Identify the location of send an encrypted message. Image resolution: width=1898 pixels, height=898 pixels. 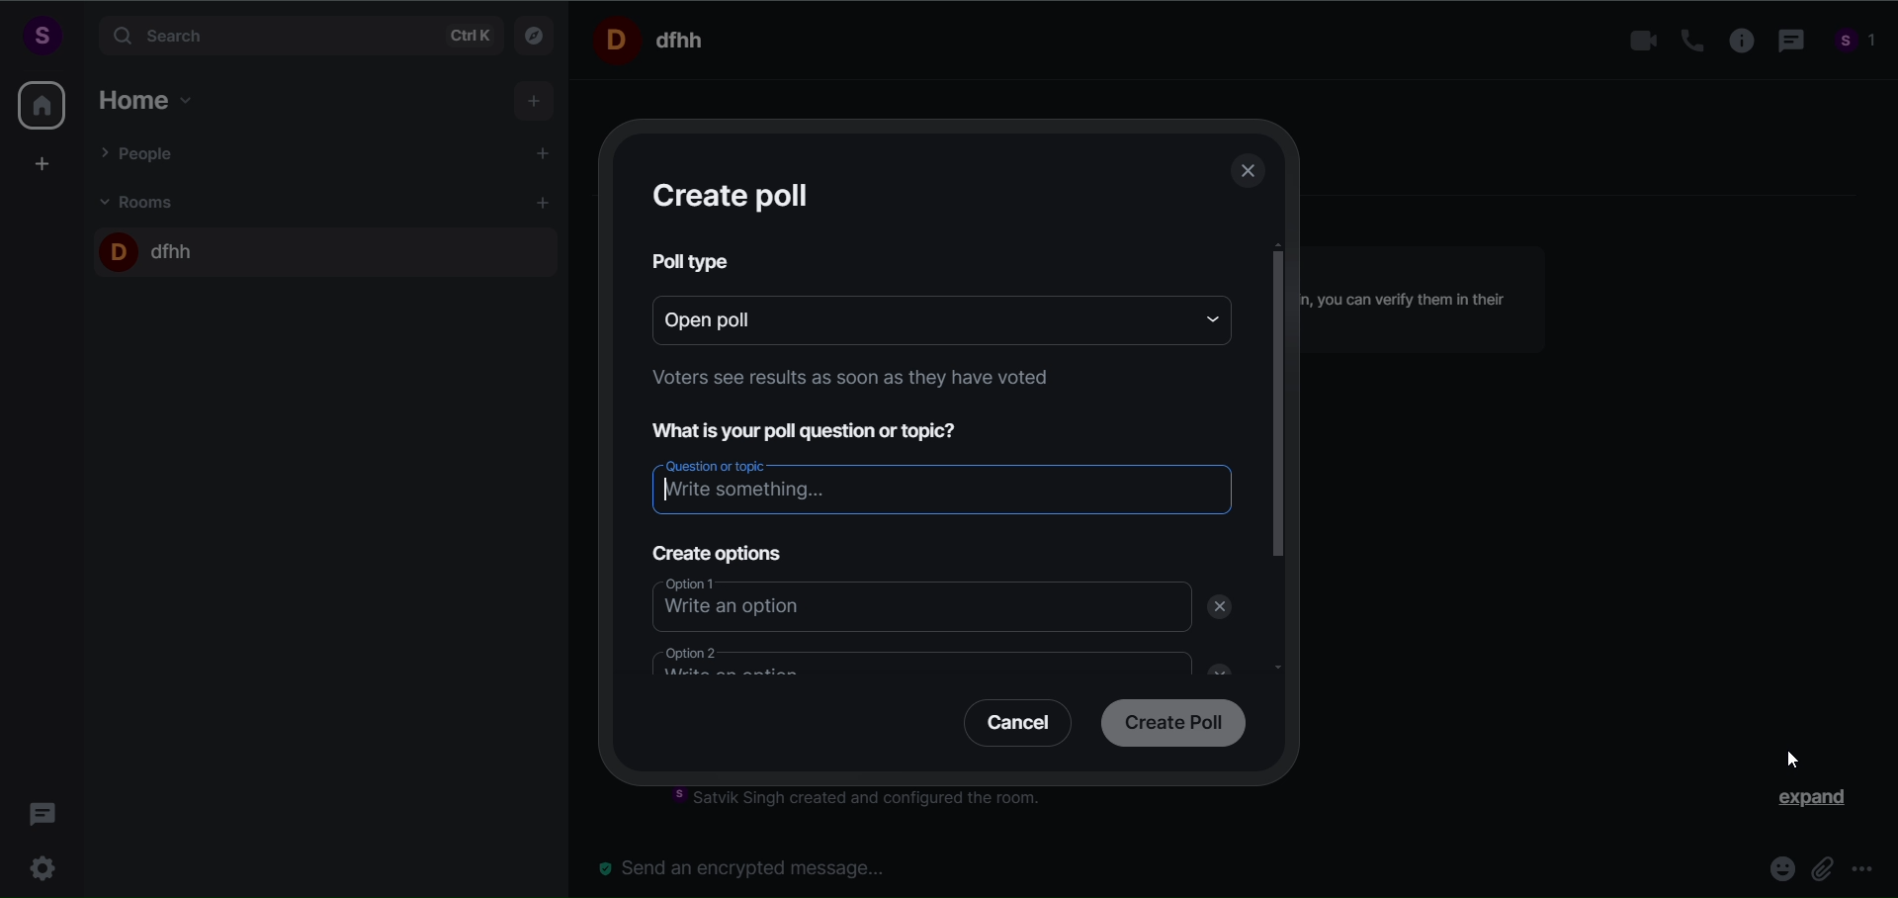
(751, 867).